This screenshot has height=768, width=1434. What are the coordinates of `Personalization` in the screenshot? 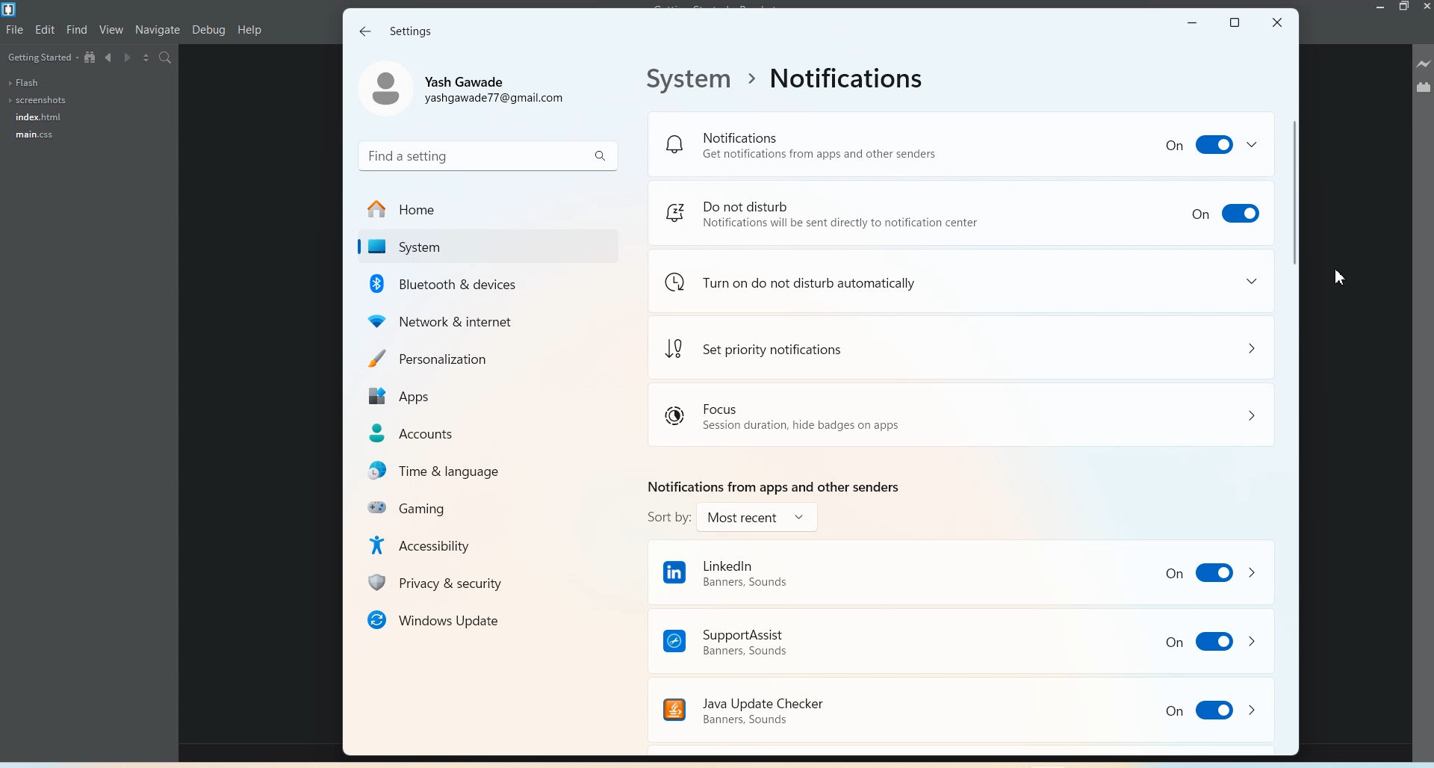 It's located at (482, 356).